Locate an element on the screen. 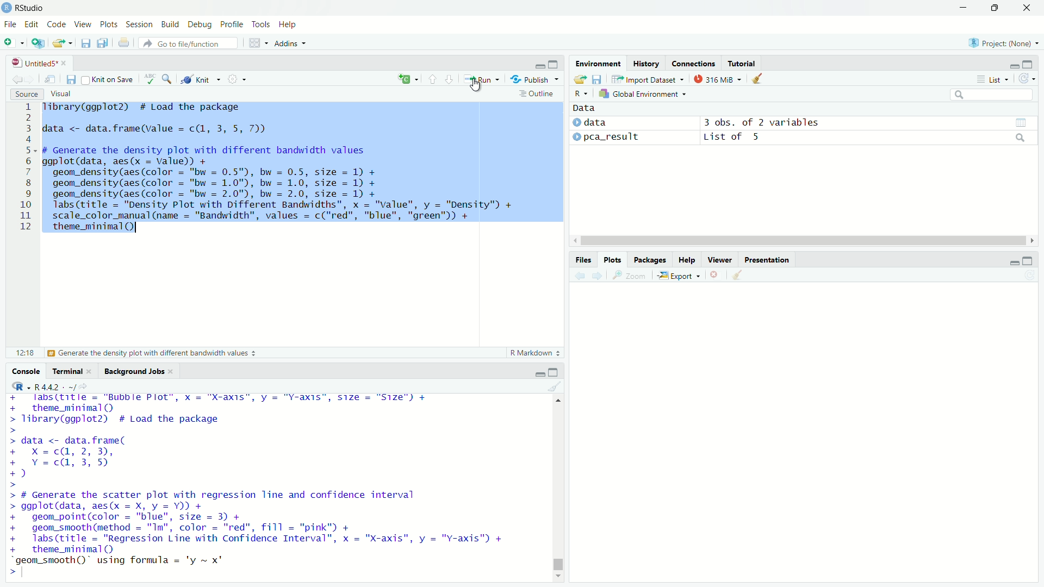  Save current document is located at coordinates (85, 43).